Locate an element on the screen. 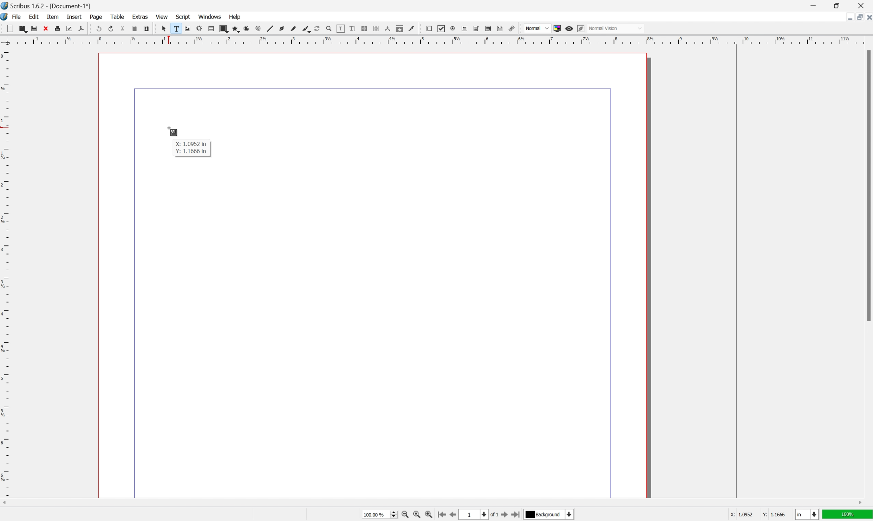 The image size is (873, 521). save as pdf is located at coordinates (81, 28).